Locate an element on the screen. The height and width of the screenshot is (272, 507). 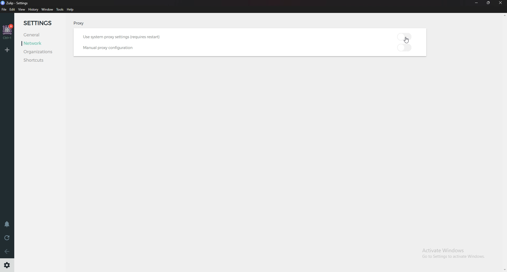
tools is located at coordinates (60, 9).